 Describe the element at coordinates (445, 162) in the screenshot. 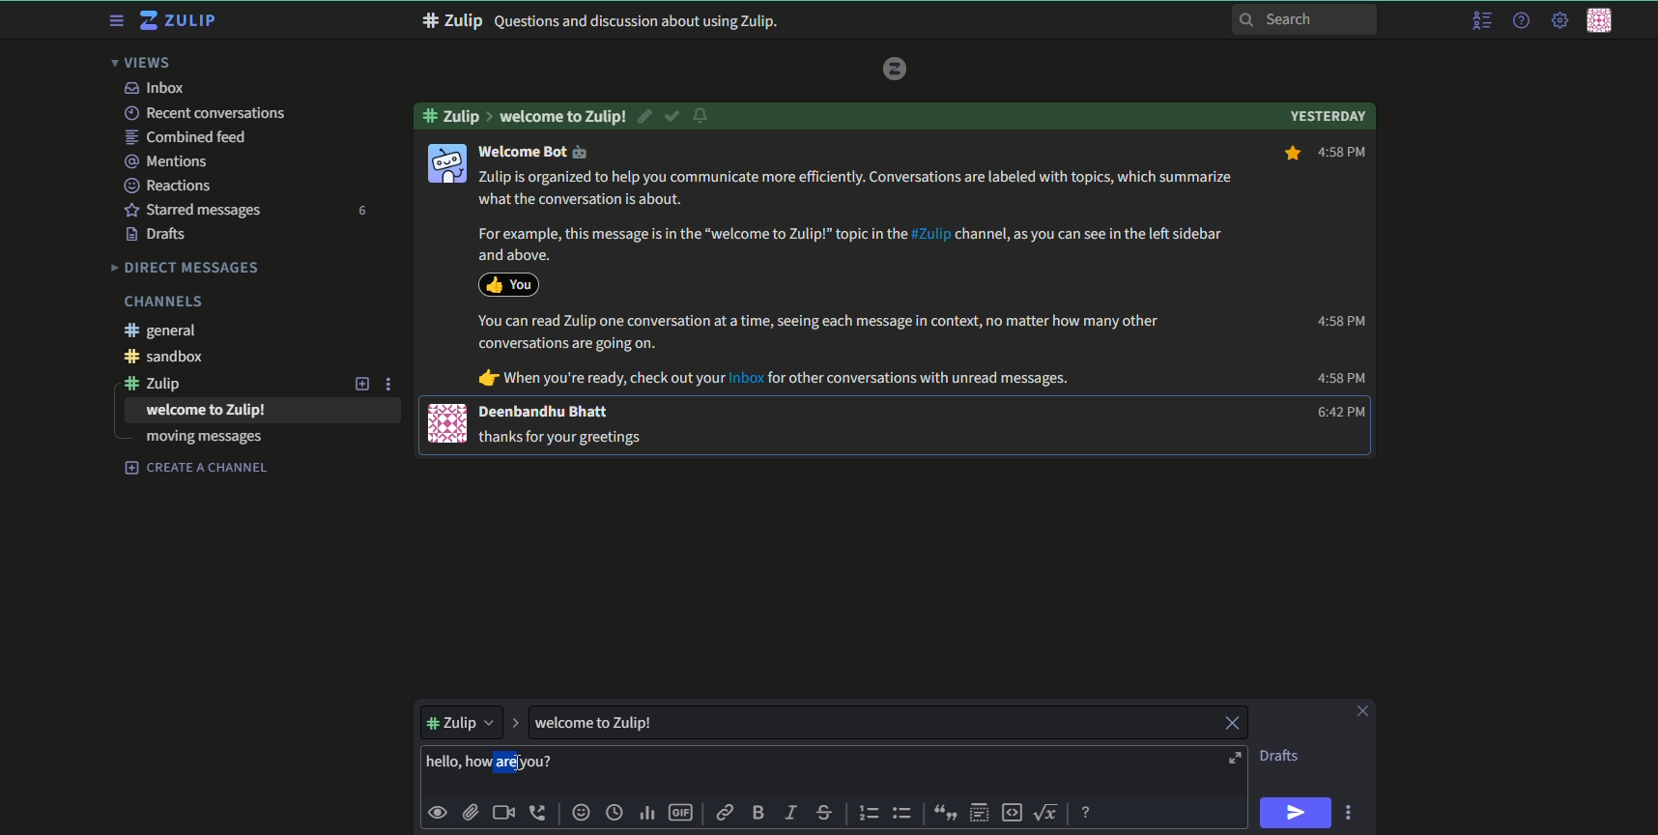

I see `icon` at that location.